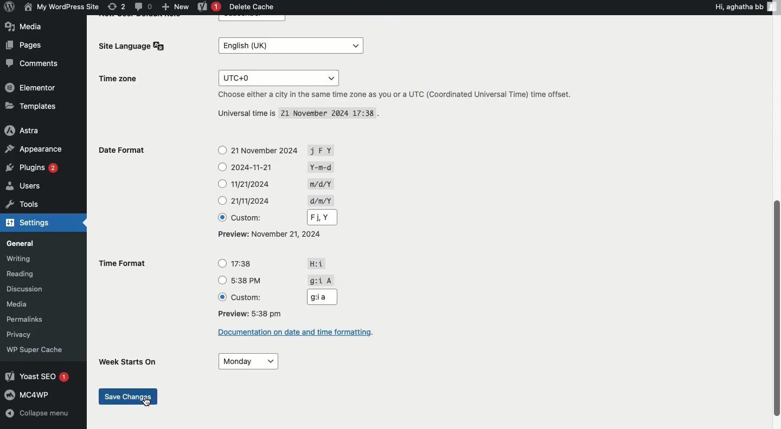 Image resolution: width=781 pixels, height=429 pixels. What do you see at coordinates (40, 350) in the screenshot?
I see `WP Super Cache` at bounding box center [40, 350].